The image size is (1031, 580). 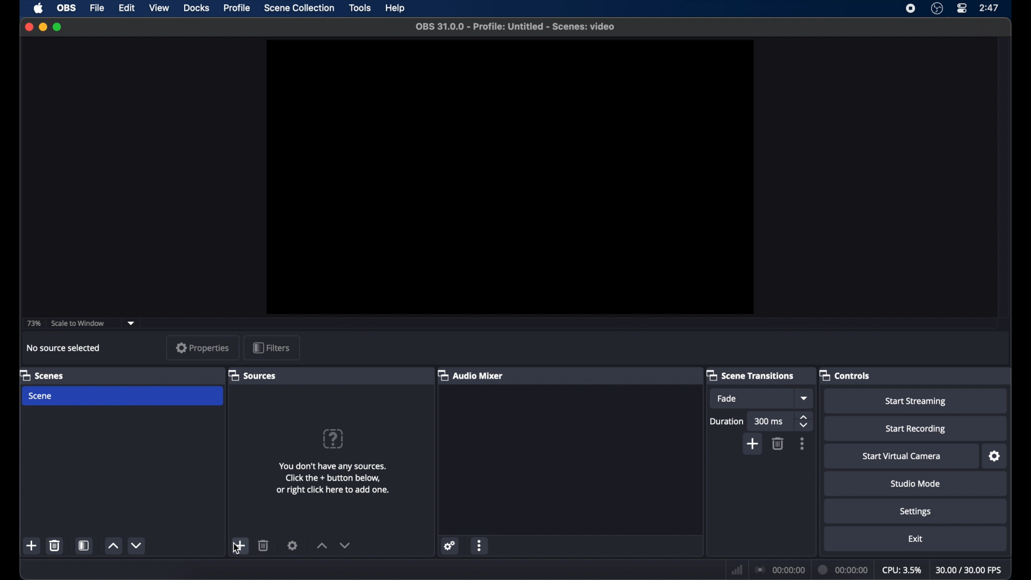 I want to click on add, so click(x=239, y=545).